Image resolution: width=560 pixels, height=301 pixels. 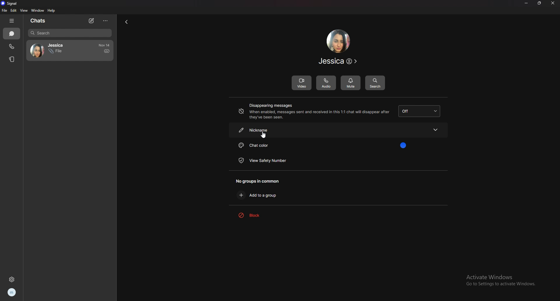 What do you see at coordinates (313, 112) in the screenshot?
I see `disappearing messages` at bounding box center [313, 112].